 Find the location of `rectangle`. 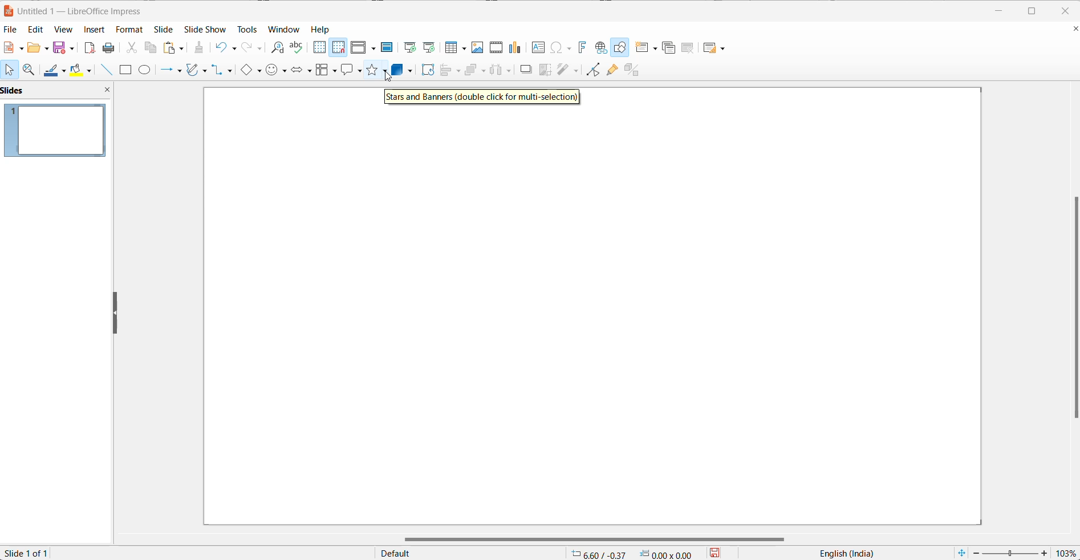

rectangle is located at coordinates (127, 71).